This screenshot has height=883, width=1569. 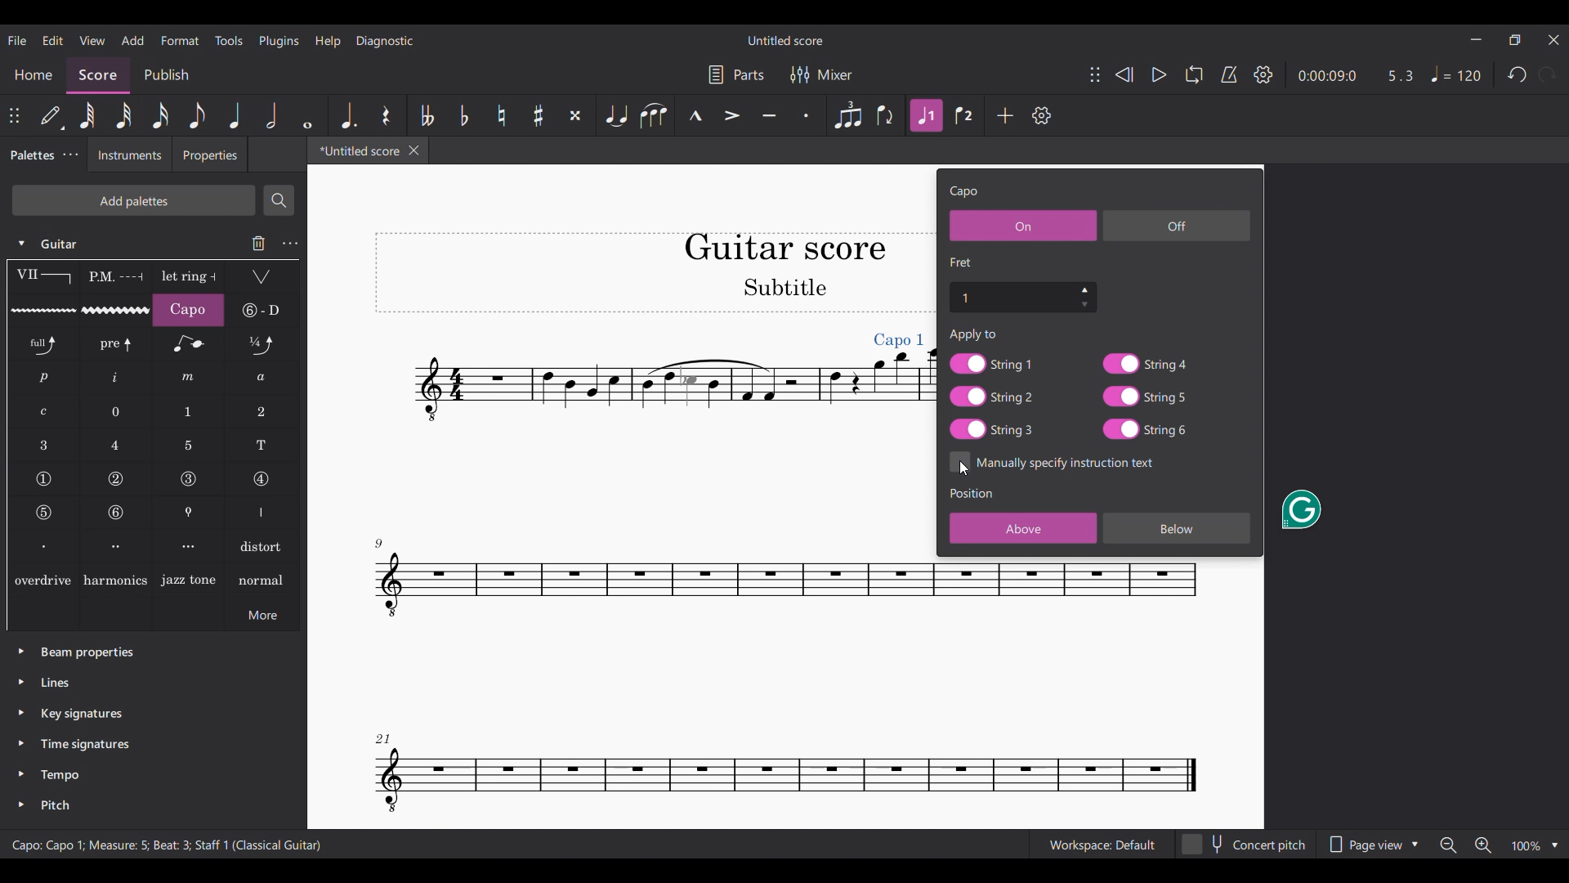 I want to click on Right hand fingering thumb, so click(x=262, y=513).